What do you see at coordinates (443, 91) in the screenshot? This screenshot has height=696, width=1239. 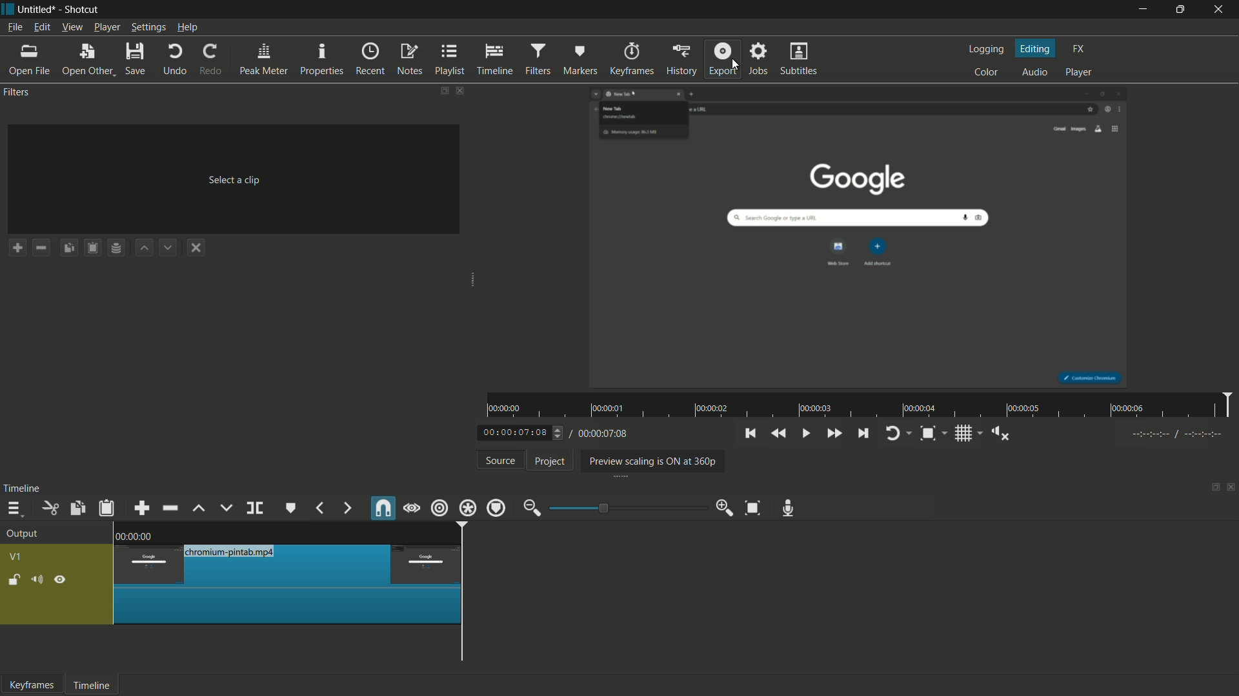 I see `change layout` at bounding box center [443, 91].